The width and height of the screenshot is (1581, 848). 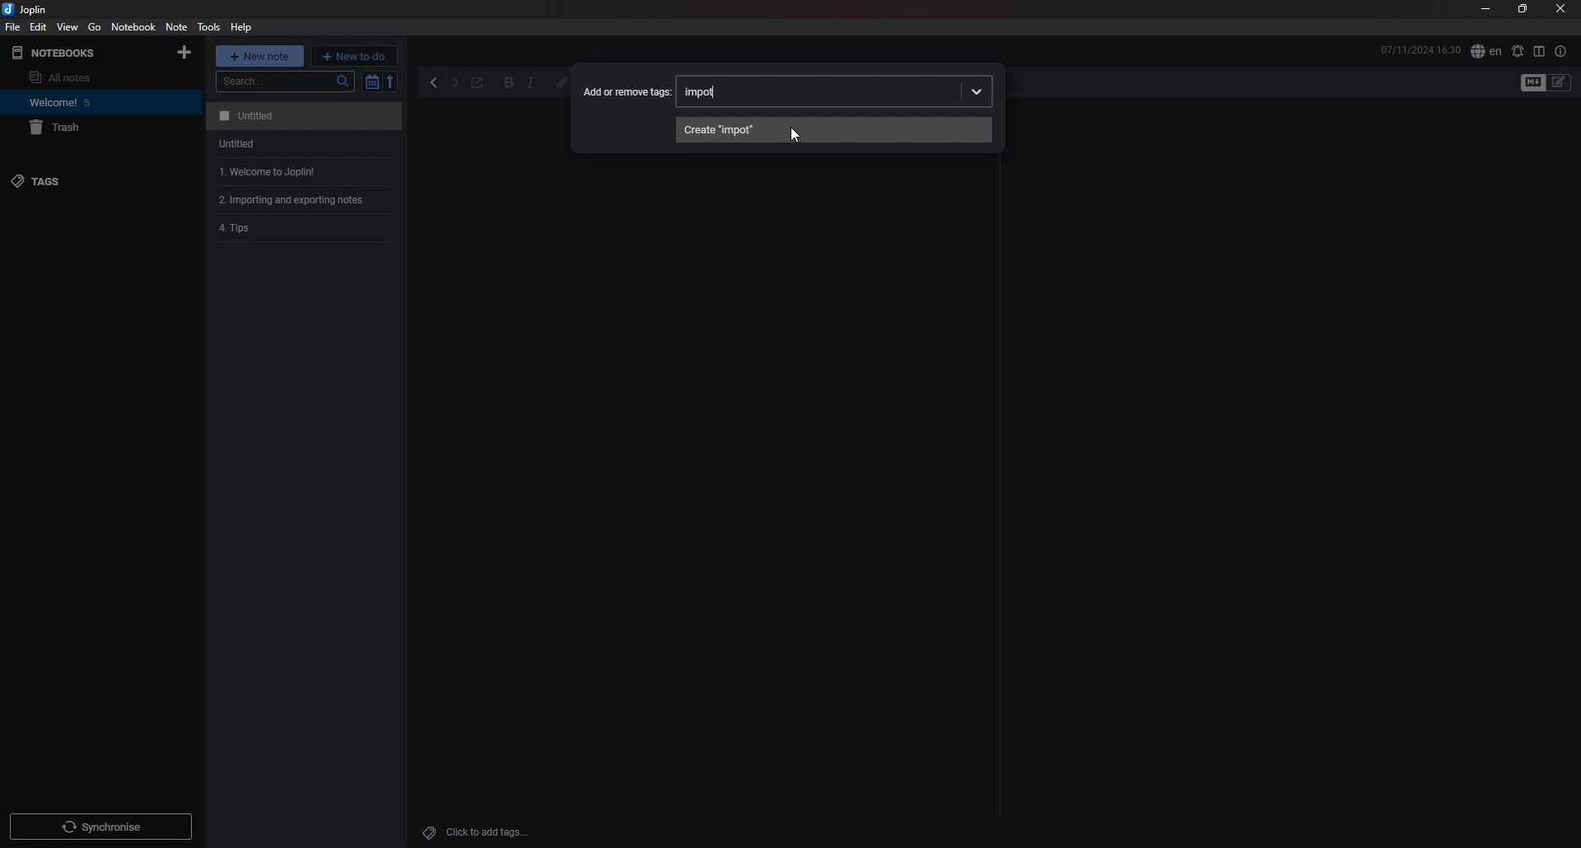 I want to click on bold, so click(x=509, y=84).